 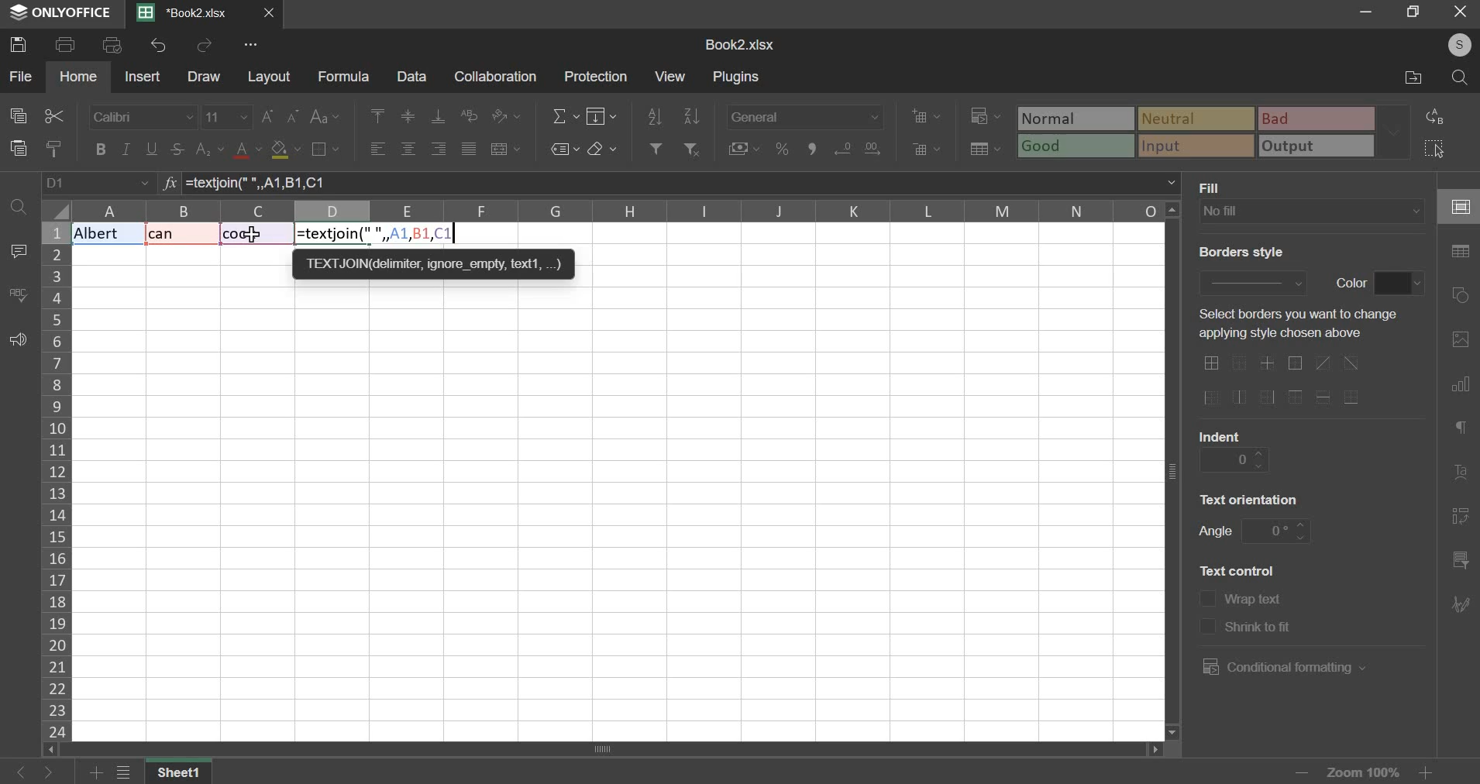 What do you see at coordinates (1281, 667) in the screenshot?
I see `conditional formatting` at bounding box center [1281, 667].